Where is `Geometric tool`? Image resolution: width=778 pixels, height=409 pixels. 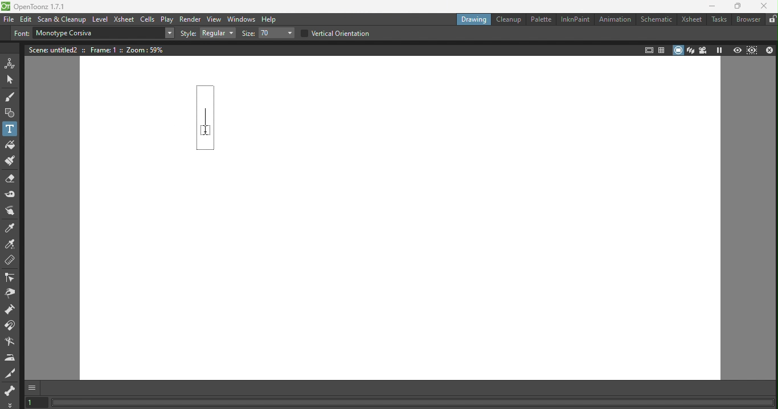 Geometric tool is located at coordinates (10, 113).